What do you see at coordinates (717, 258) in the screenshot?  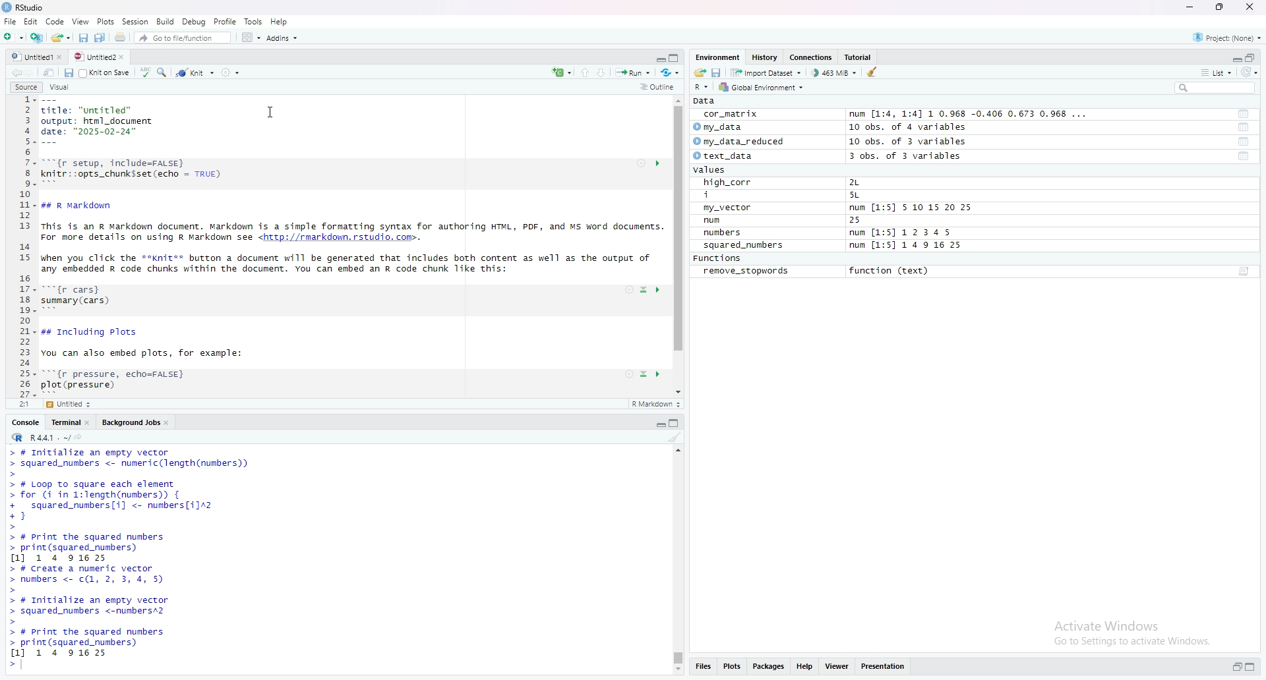 I see `Functions` at bounding box center [717, 258].